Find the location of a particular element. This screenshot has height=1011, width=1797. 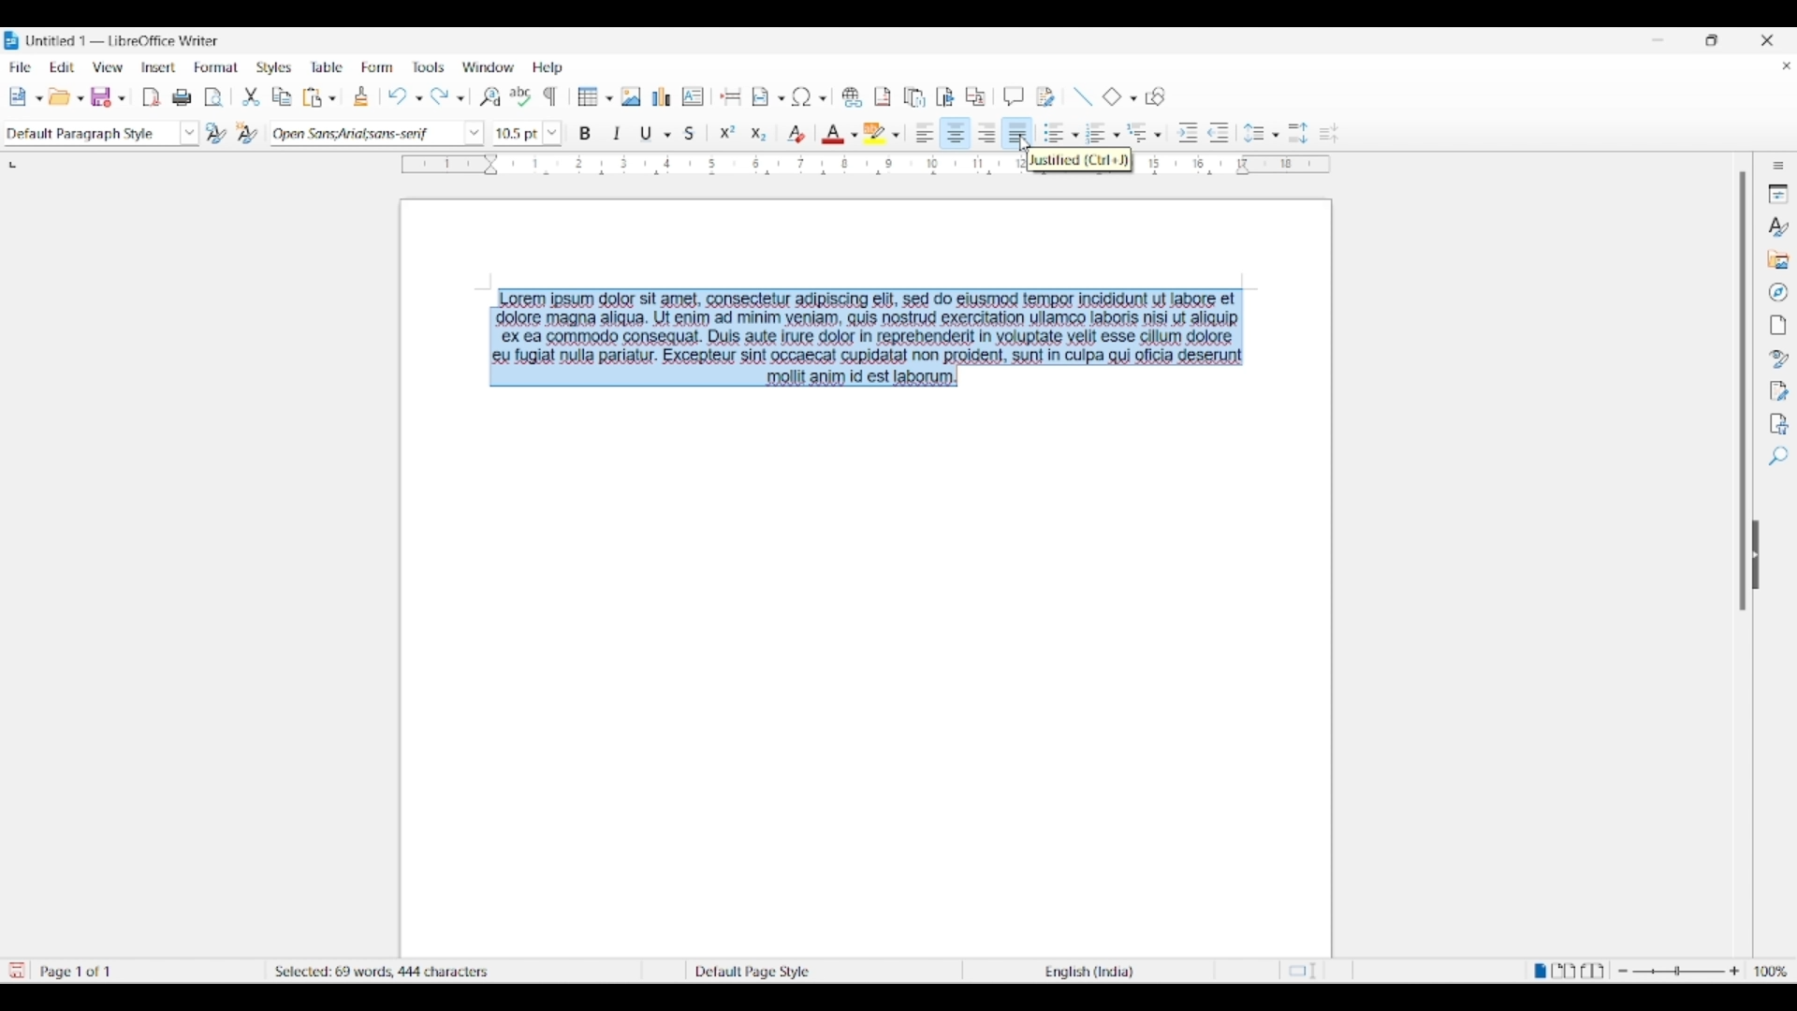

Page 1 of 1 is located at coordinates (80, 972).